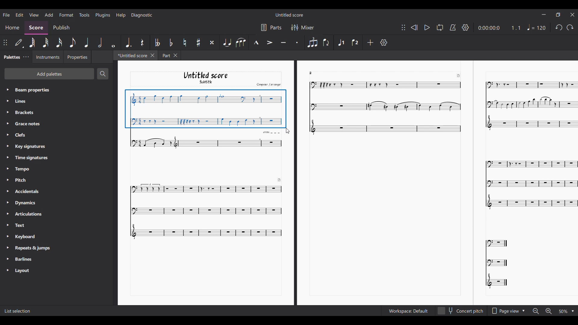  I want to click on Edit, so click(20, 15).